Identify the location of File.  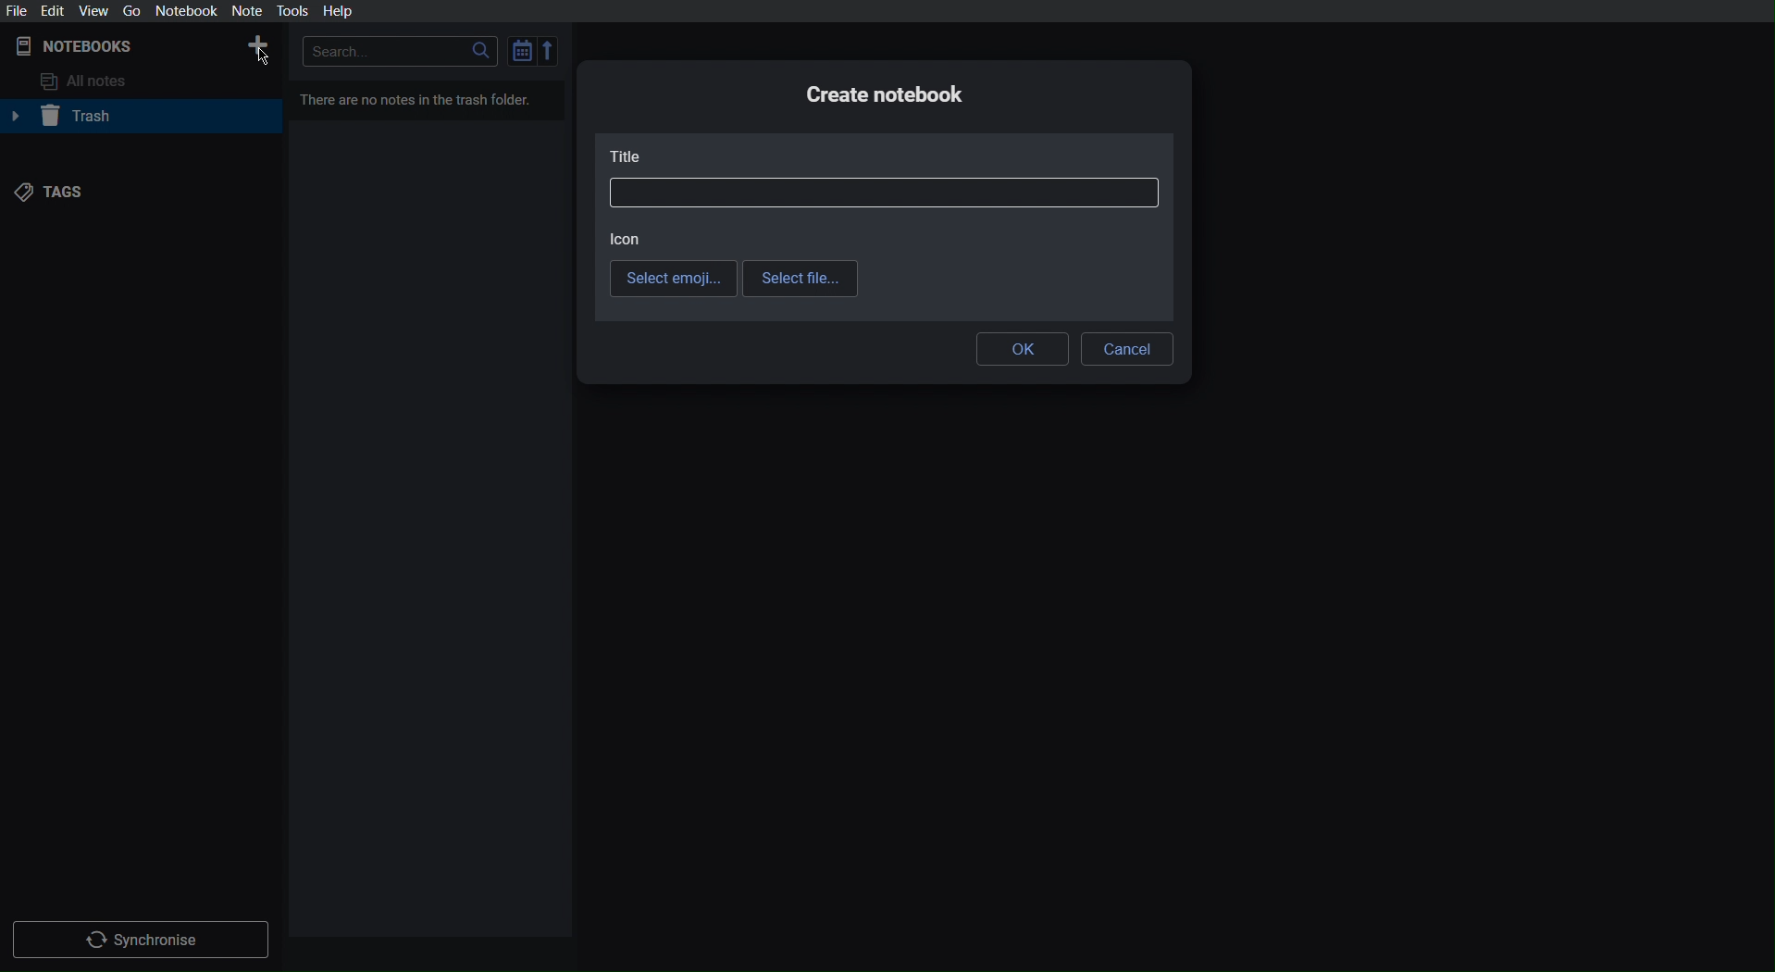
(18, 10).